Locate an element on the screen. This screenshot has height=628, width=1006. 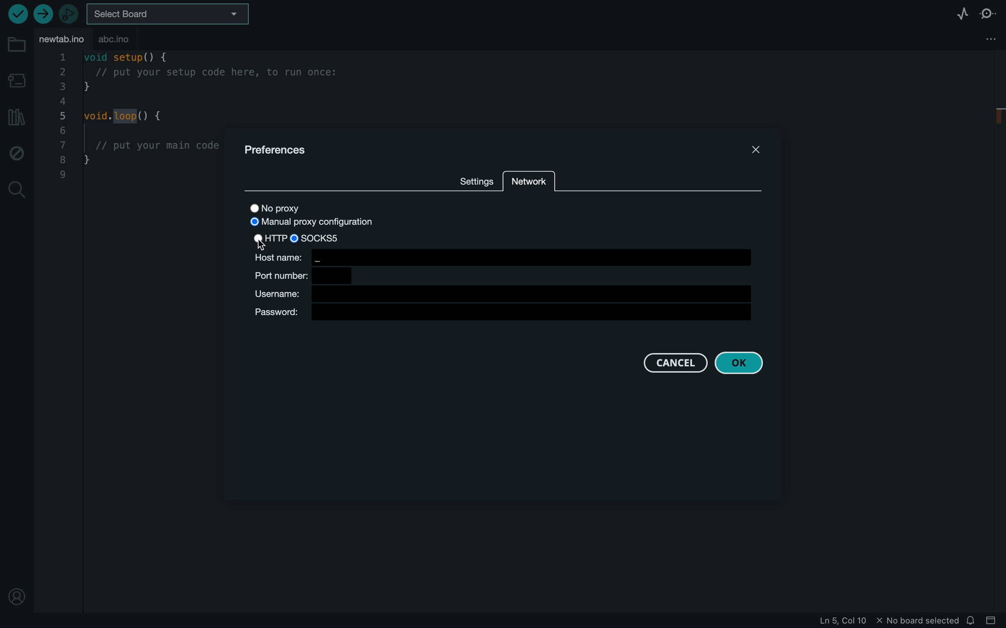
password is located at coordinates (506, 314).